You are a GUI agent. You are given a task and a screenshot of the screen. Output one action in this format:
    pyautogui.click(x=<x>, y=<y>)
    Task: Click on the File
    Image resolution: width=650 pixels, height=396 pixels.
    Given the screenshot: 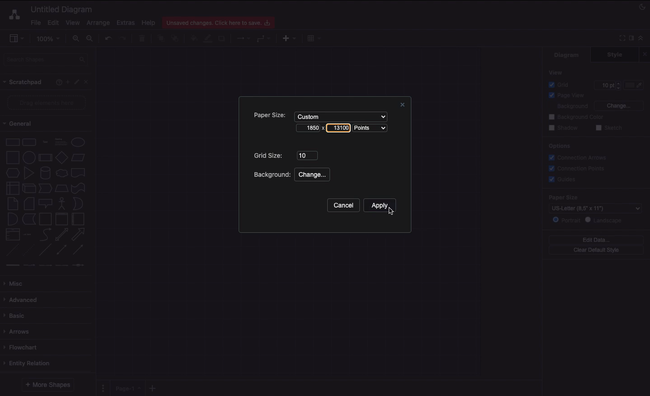 What is the action you would take?
    pyautogui.click(x=35, y=23)
    